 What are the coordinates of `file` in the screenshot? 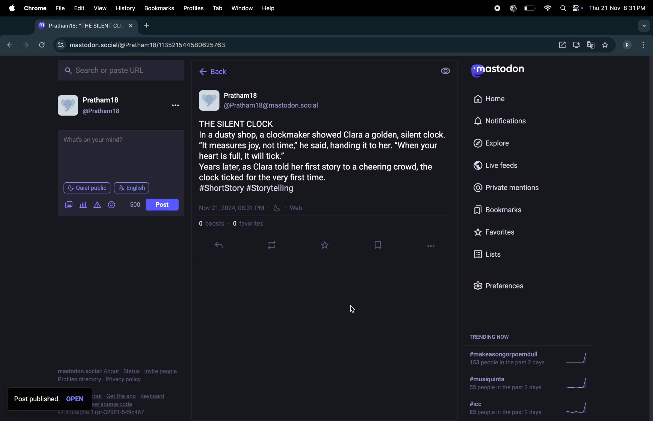 It's located at (61, 8).